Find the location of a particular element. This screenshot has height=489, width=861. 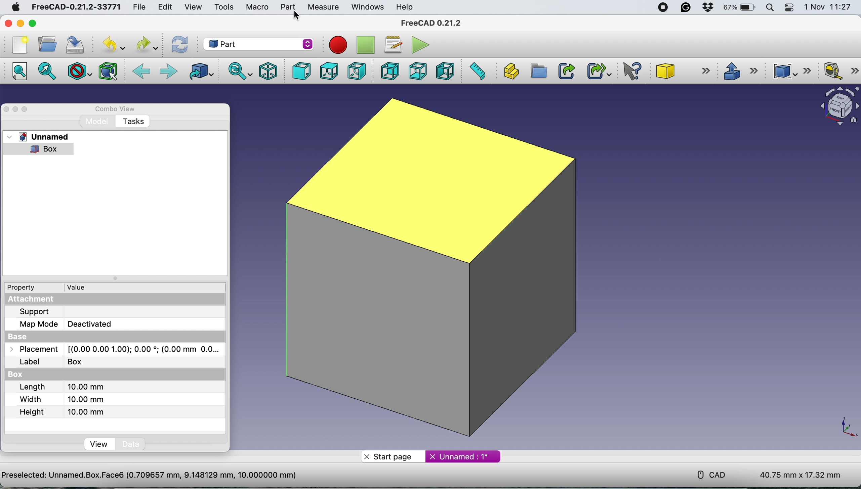

label is located at coordinates (49, 361).